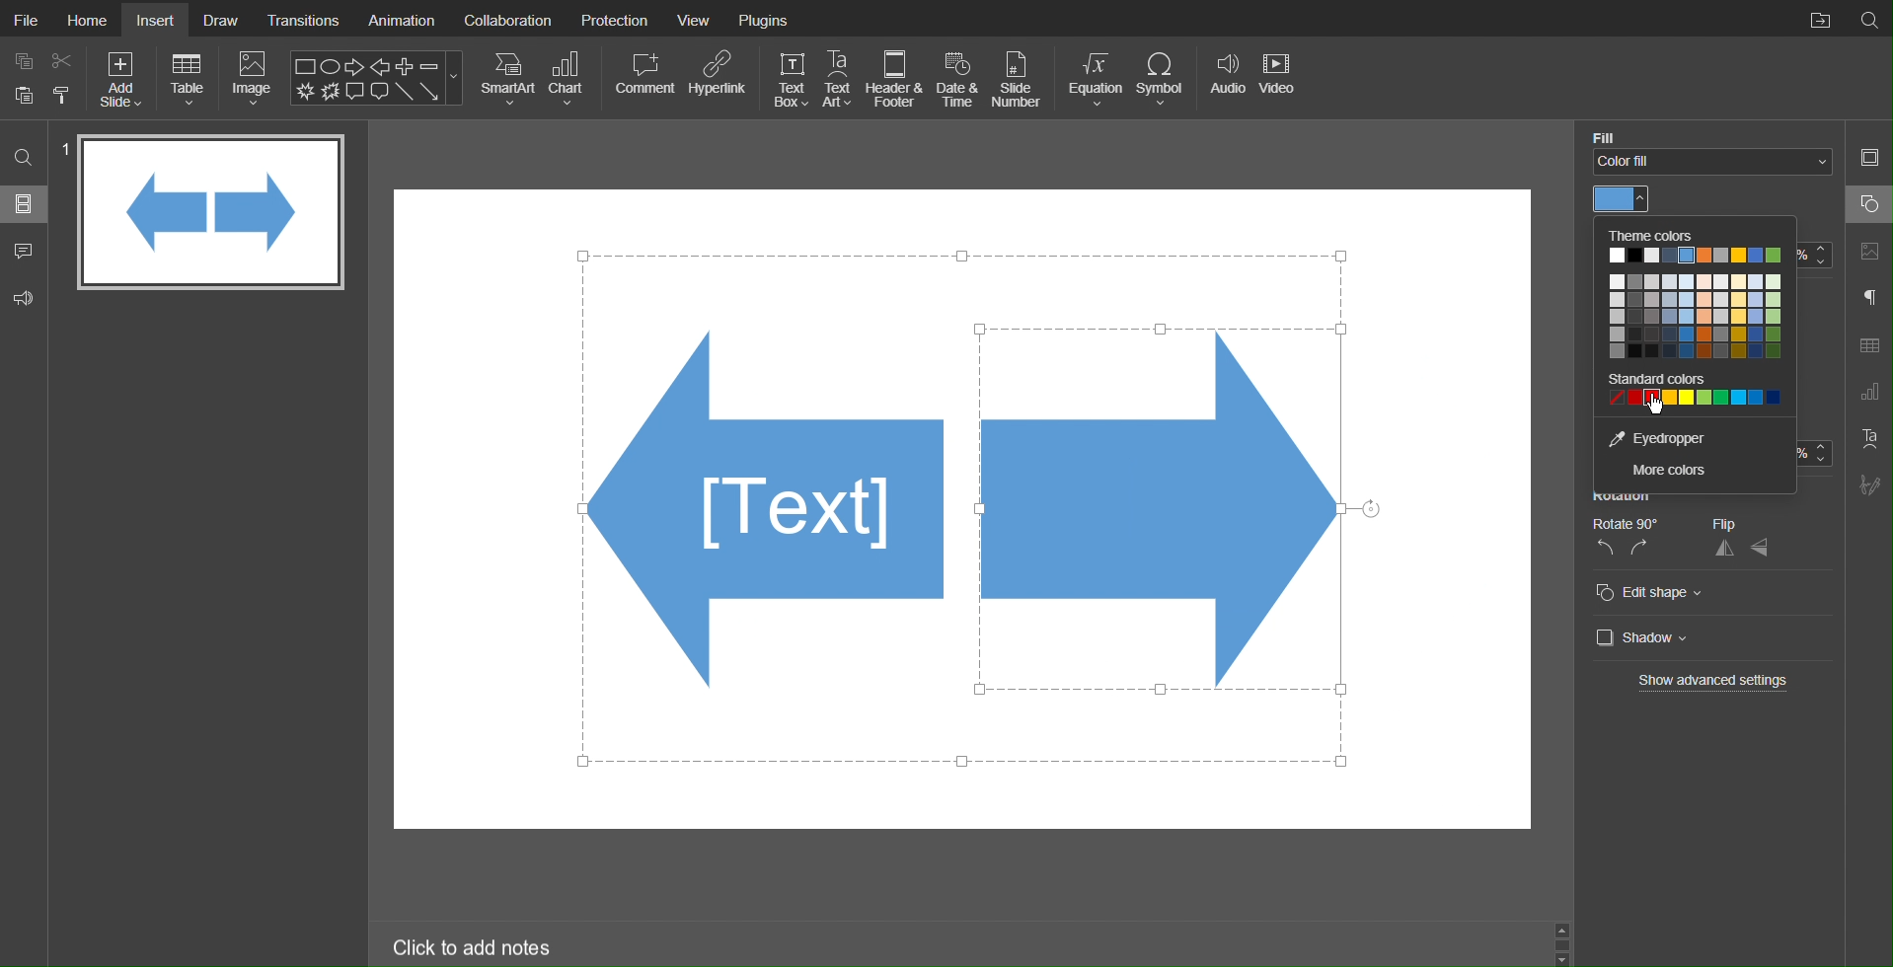  I want to click on Rotate 90, so click(1621, 525).